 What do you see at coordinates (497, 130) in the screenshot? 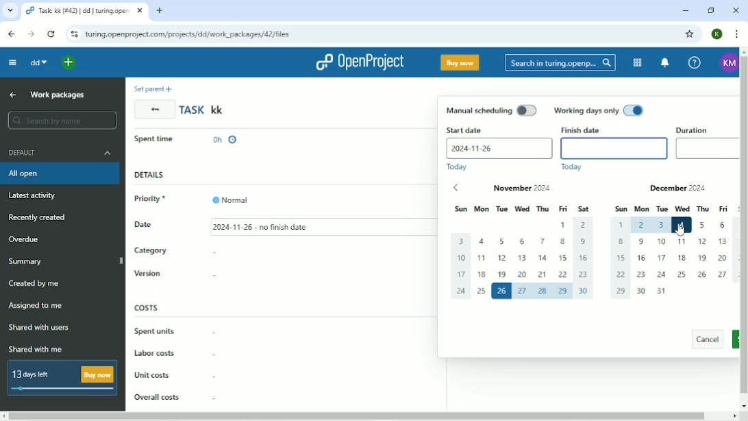
I see `Start date` at bounding box center [497, 130].